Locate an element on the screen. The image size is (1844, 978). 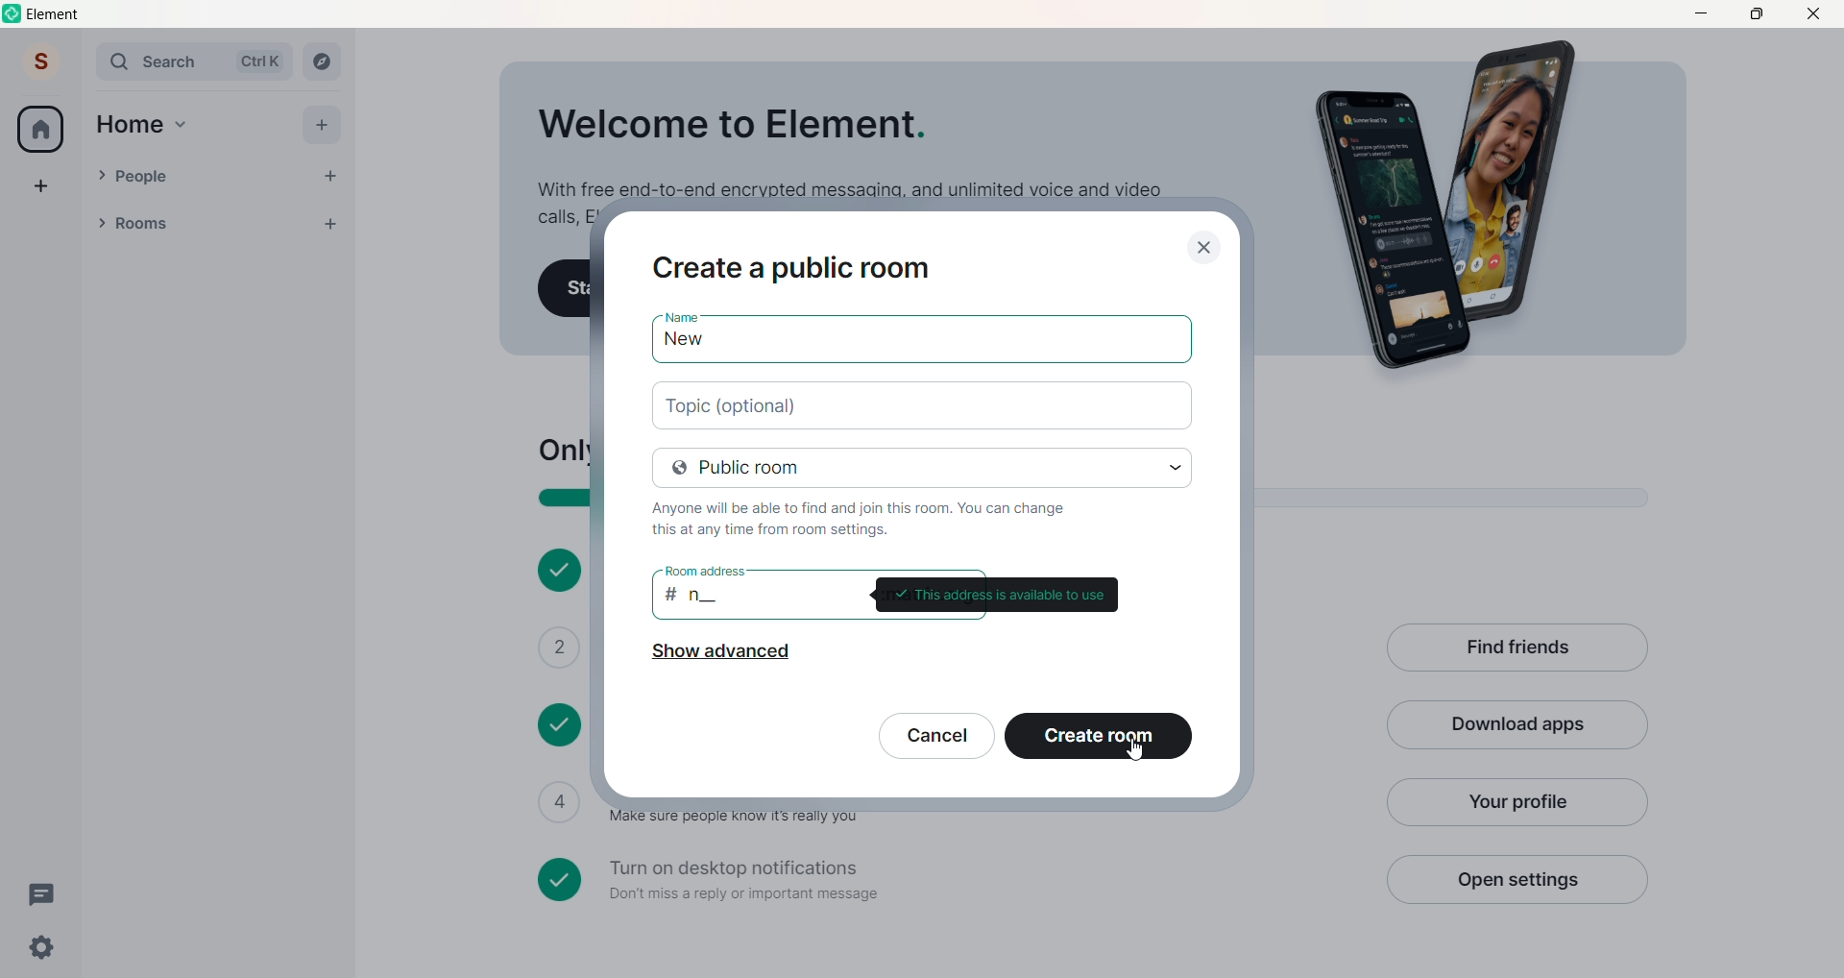
Create a Space is located at coordinates (41, 185).